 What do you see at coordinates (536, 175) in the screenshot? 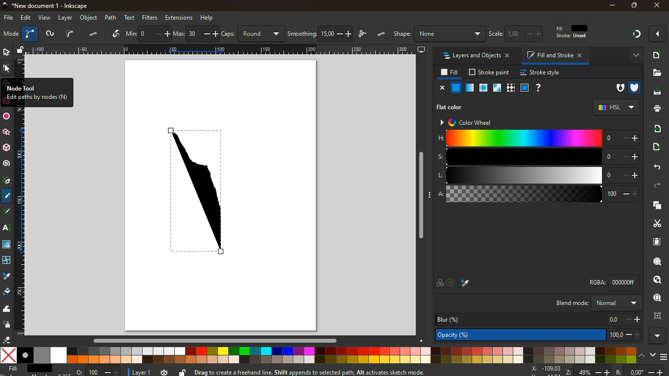
I see `l` at bounding box center [536, 175].